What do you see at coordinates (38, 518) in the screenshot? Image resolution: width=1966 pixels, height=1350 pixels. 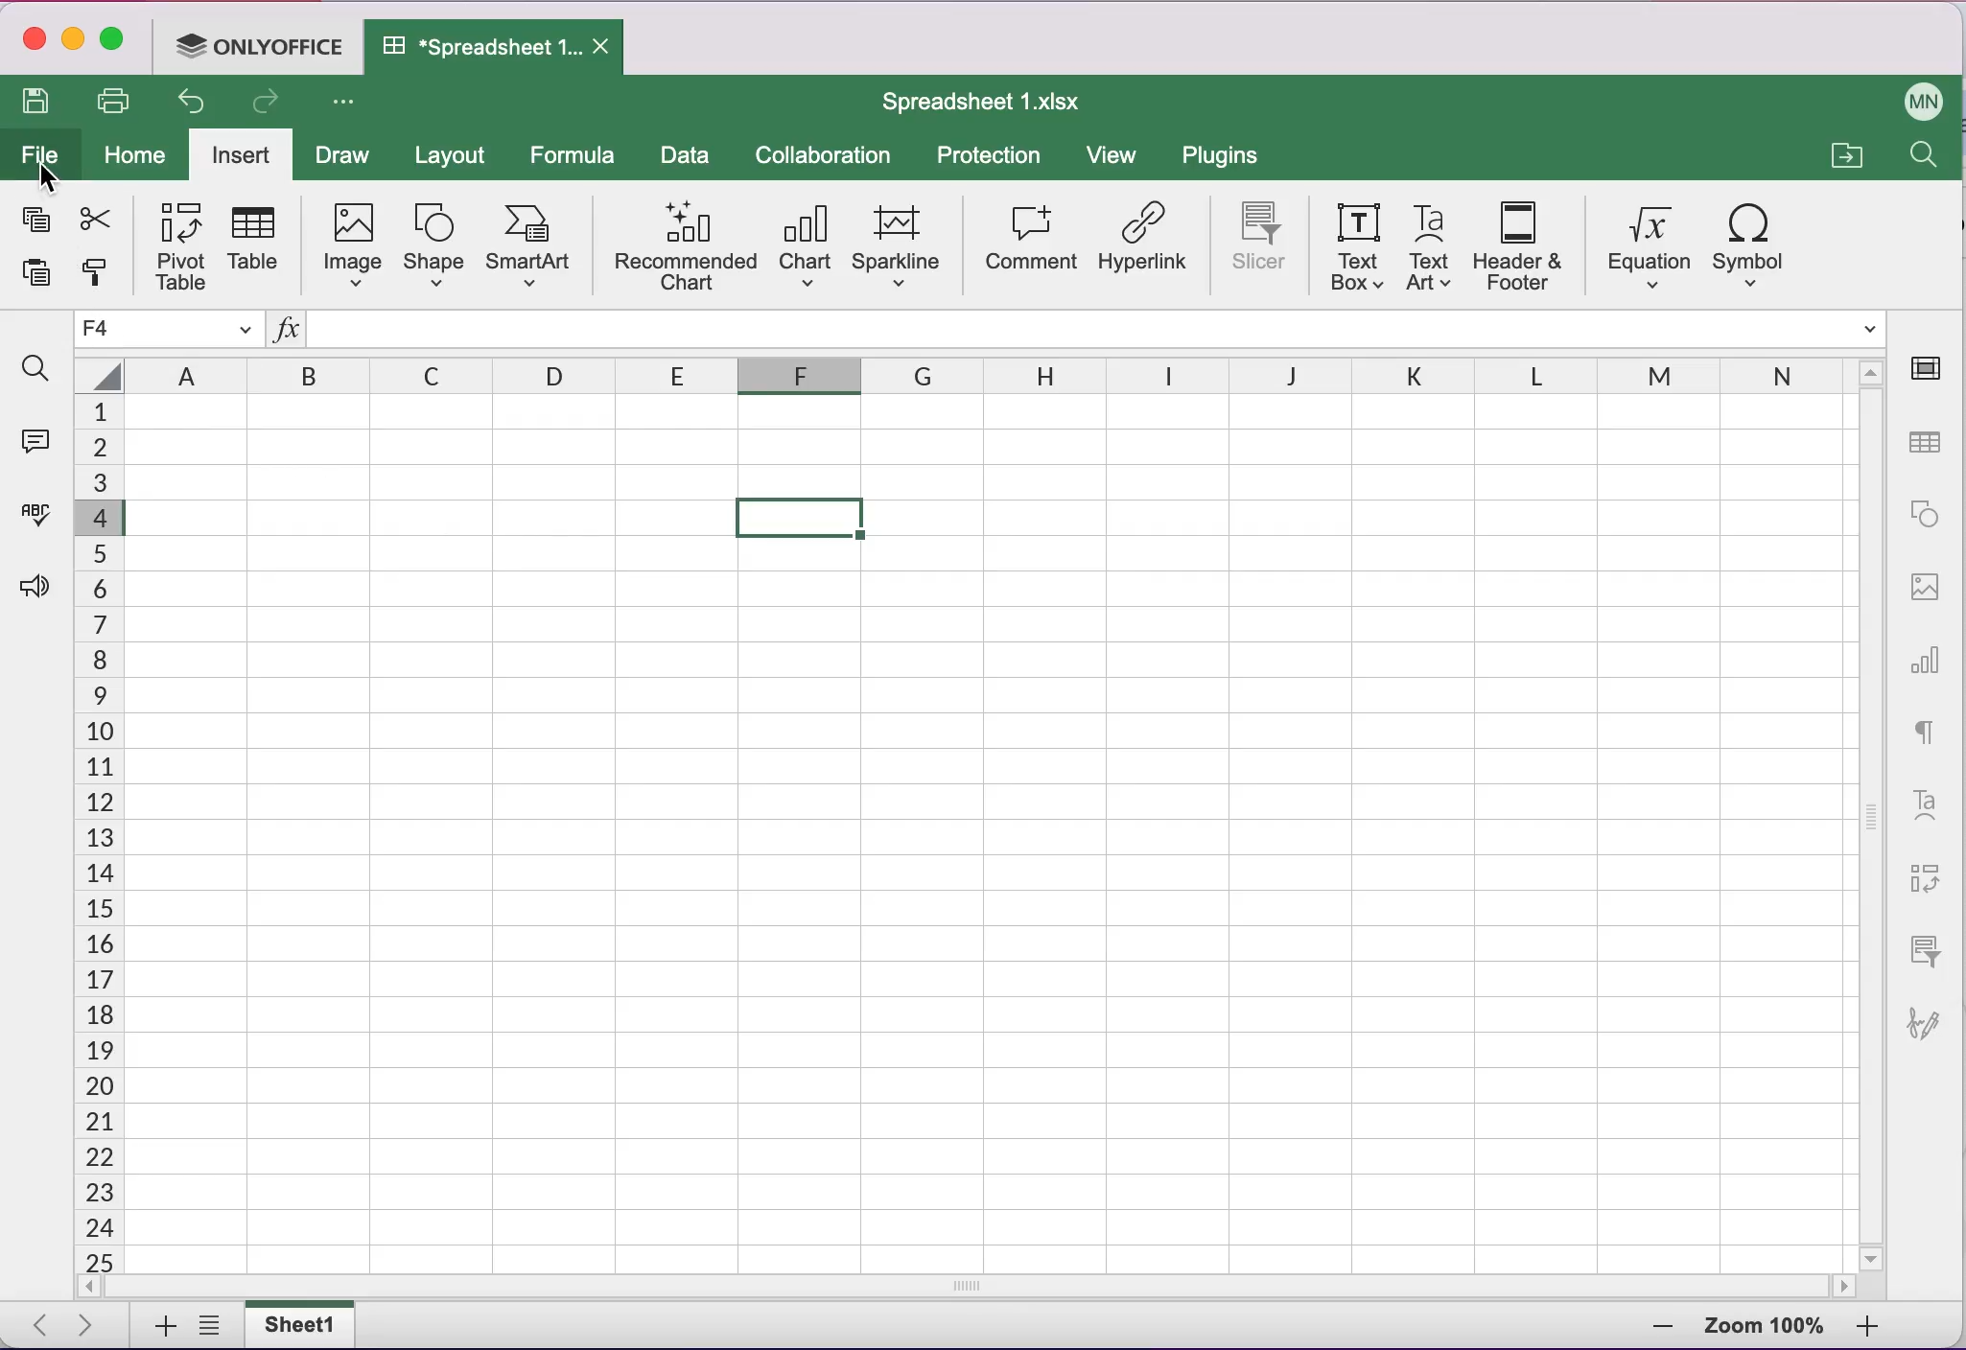 I see `spell checking` at bounding box center [38, 518].